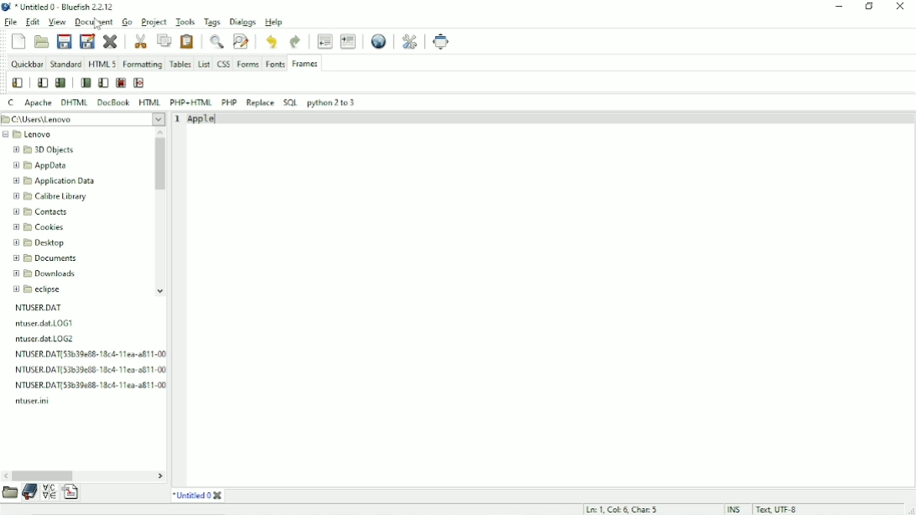 Image resolution: width=916 pixels, height=515 pixels. I want to click on Edit, so click(31, 22).